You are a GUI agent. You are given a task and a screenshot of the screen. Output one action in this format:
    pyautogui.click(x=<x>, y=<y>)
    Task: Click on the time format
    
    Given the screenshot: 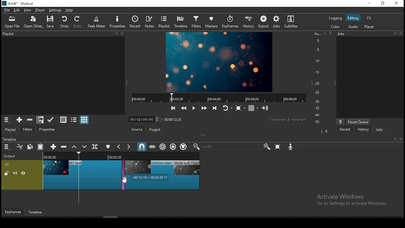 What is the action you would take?
    pyautogui.click(x=288, y=119)
    